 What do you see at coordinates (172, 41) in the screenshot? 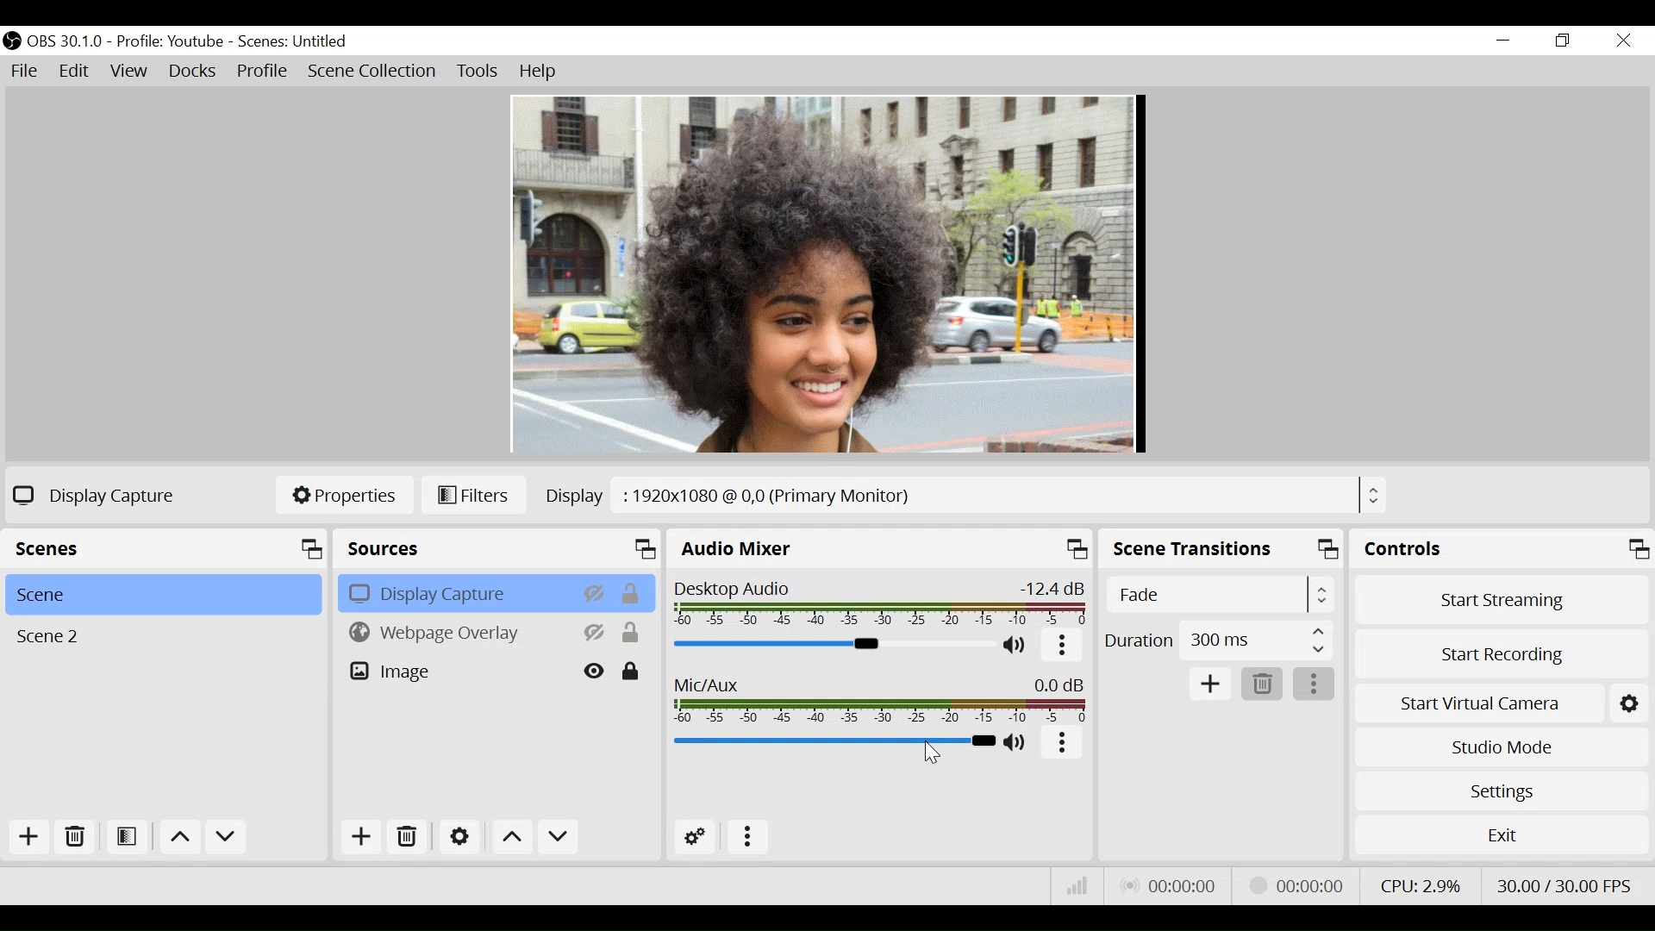
I see `Profile ` at bounding box center [172, 41].